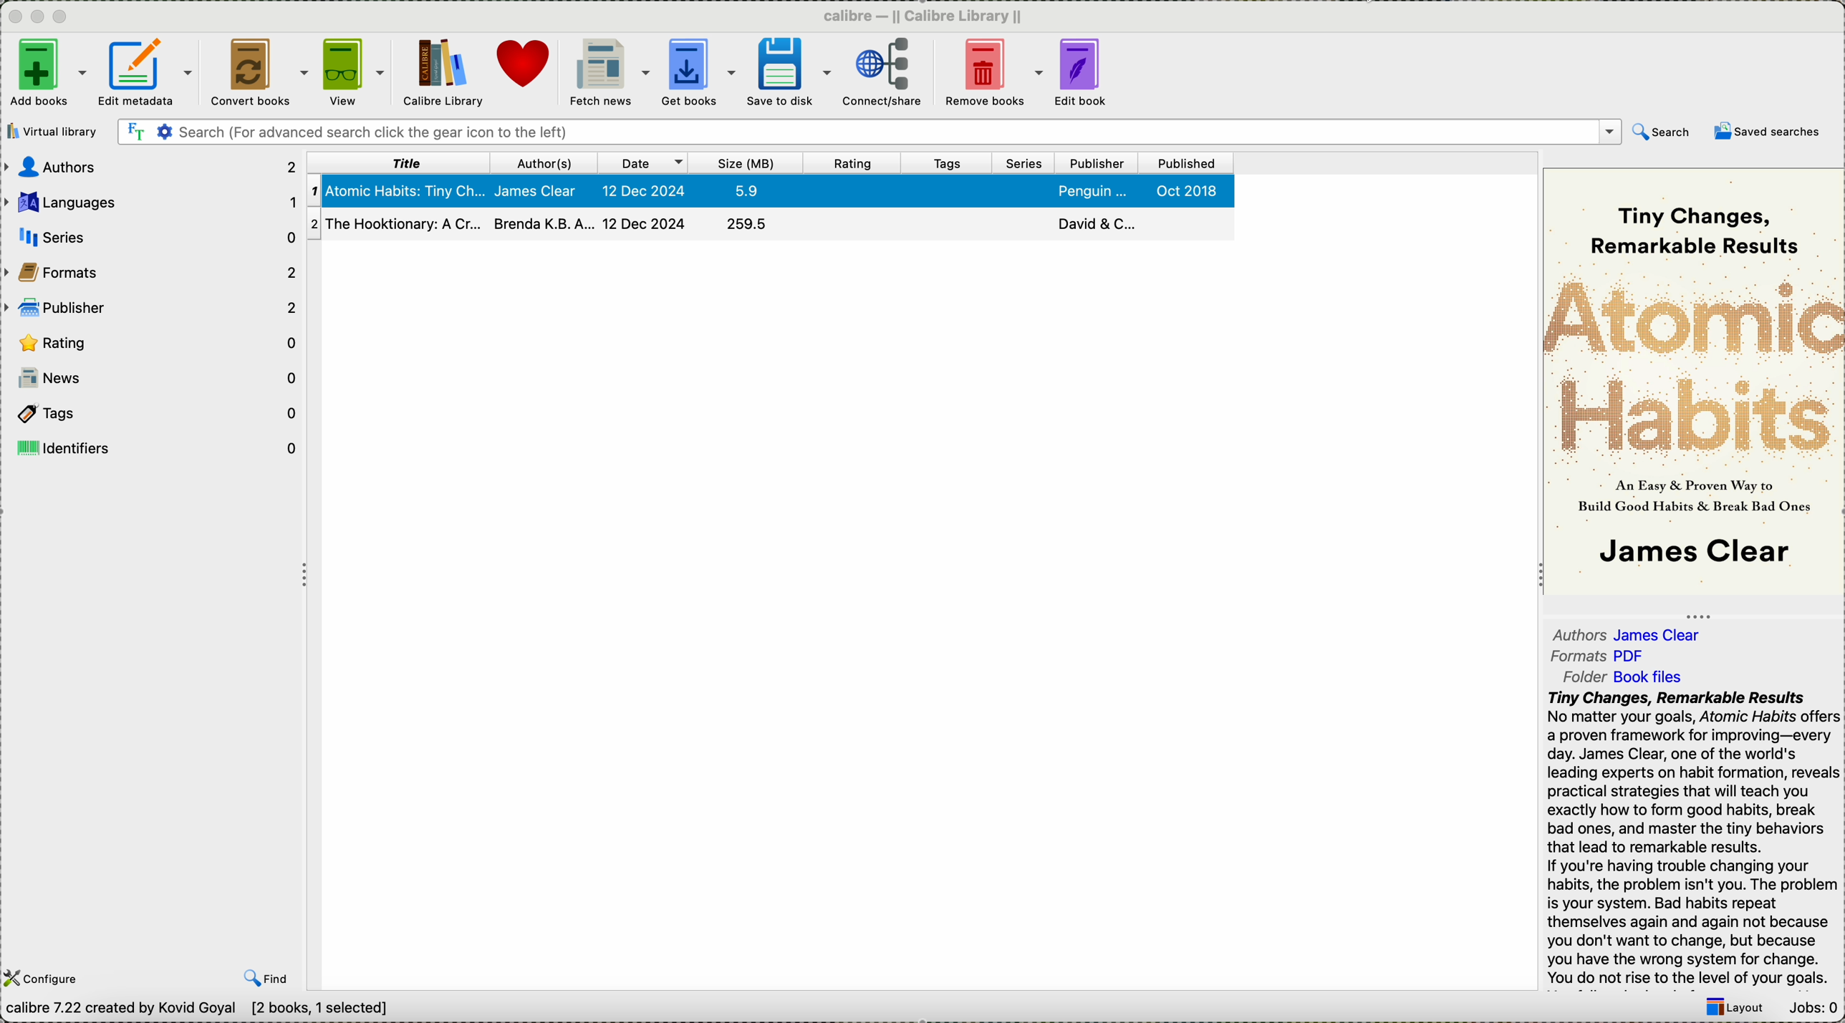 The width and height of the screenshot is (1845, 1023). I want to click on minimize, so click(37, 14).